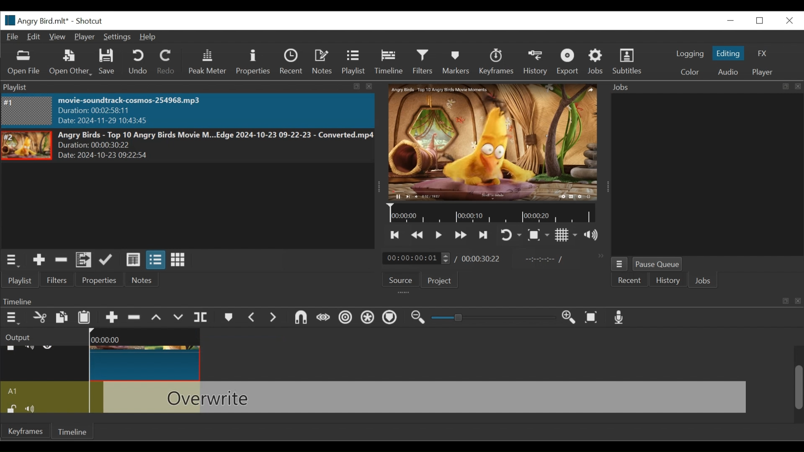  I want to click on Play quickly backward, so click(418, 235).